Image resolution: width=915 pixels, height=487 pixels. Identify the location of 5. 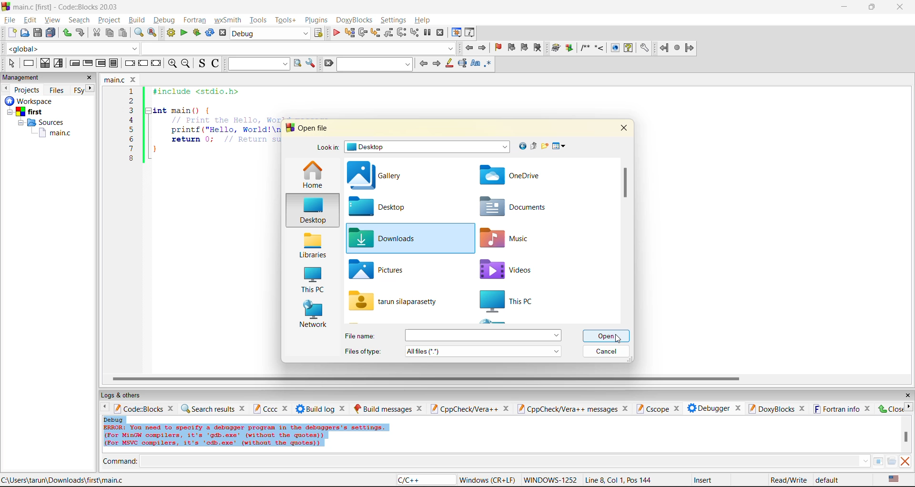
(132, 129).